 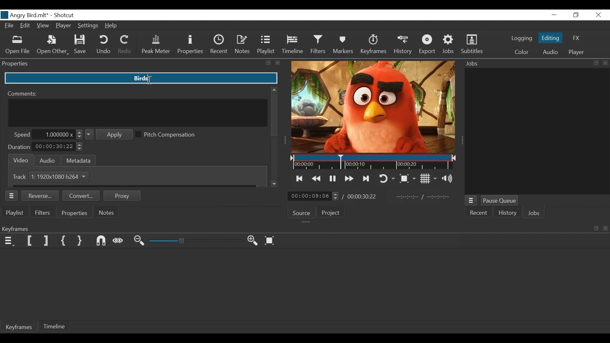 I want to click on logging, so click(x=519, y=39).